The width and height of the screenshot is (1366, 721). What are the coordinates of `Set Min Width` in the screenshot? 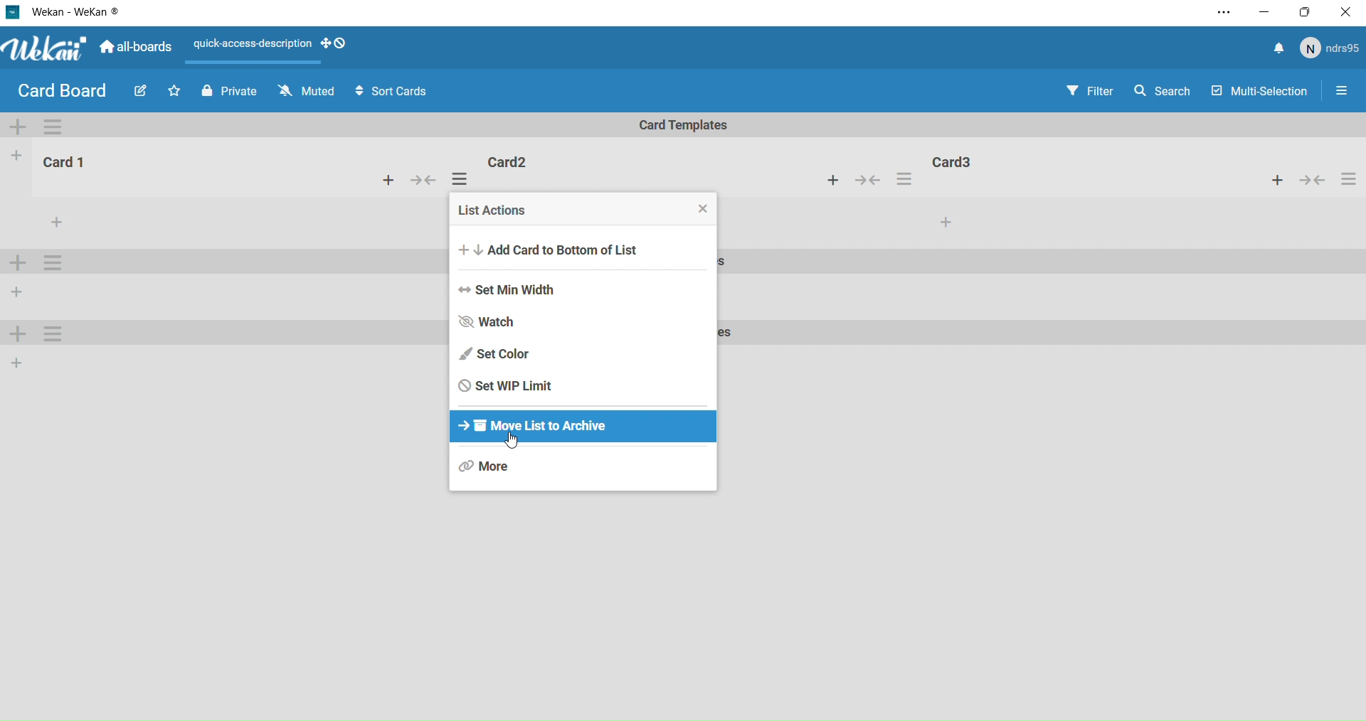 It's located at (517, 290).